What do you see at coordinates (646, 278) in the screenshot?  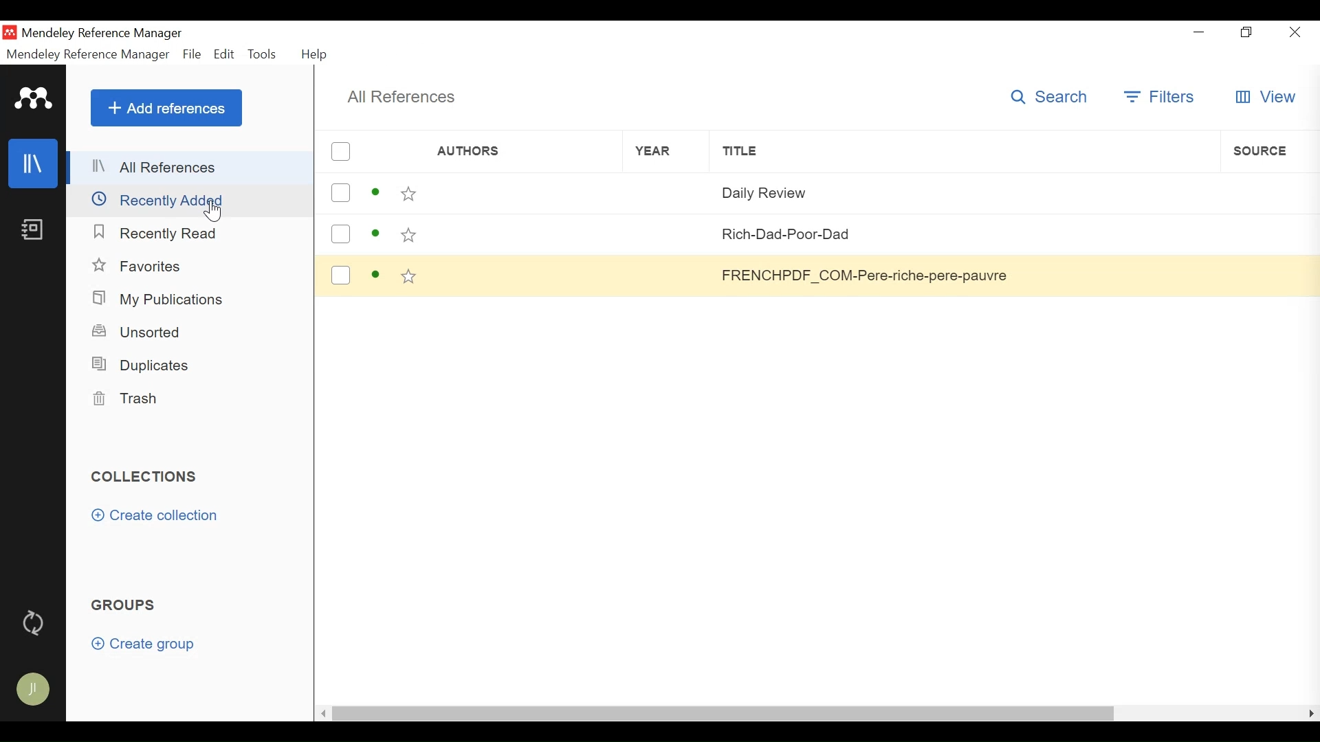 I see `Year` at bounding box center [646, 278].